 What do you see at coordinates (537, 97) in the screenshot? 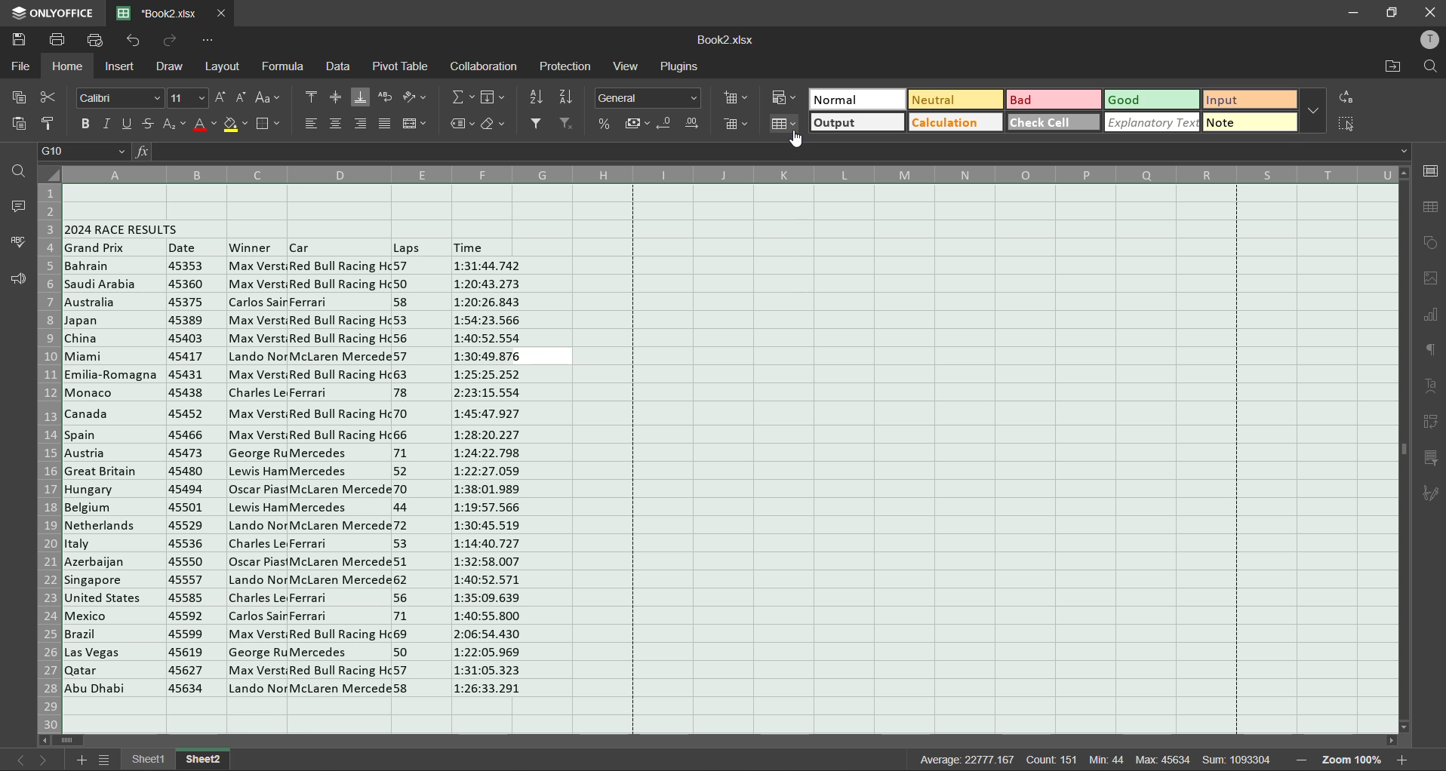
I see `sort ascending` at bounding box center [537, 97].